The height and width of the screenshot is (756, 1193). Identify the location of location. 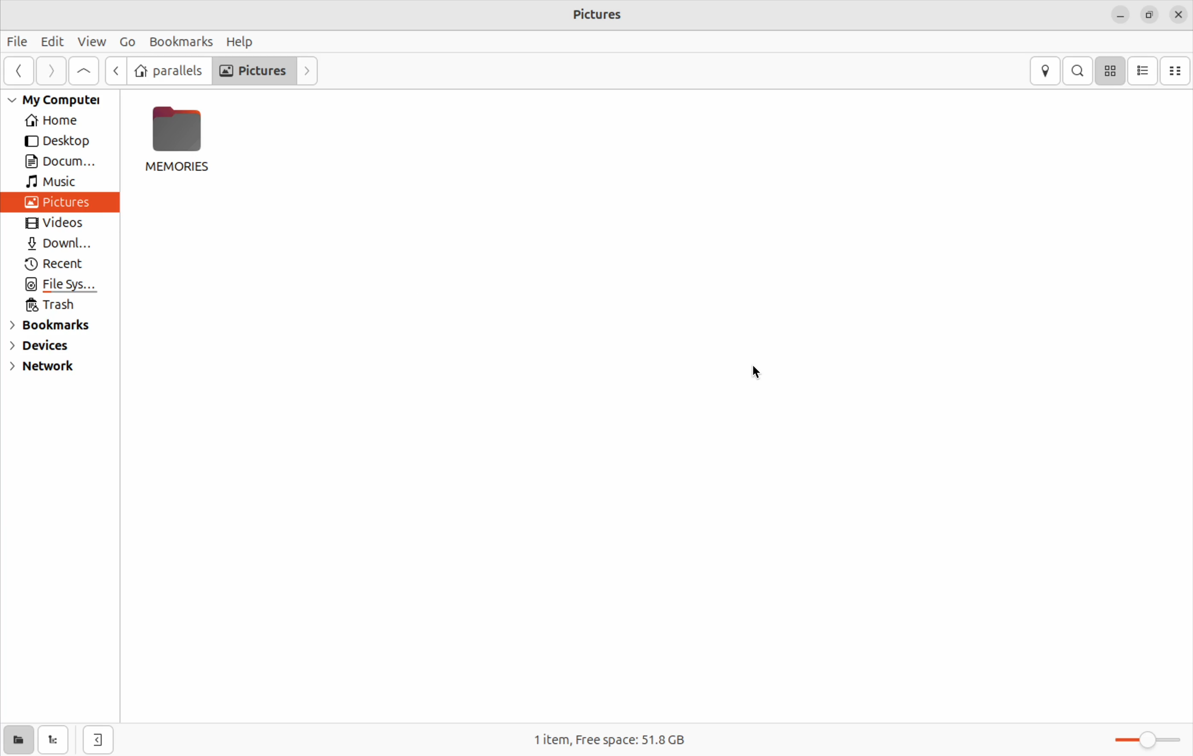
(1046, 69).